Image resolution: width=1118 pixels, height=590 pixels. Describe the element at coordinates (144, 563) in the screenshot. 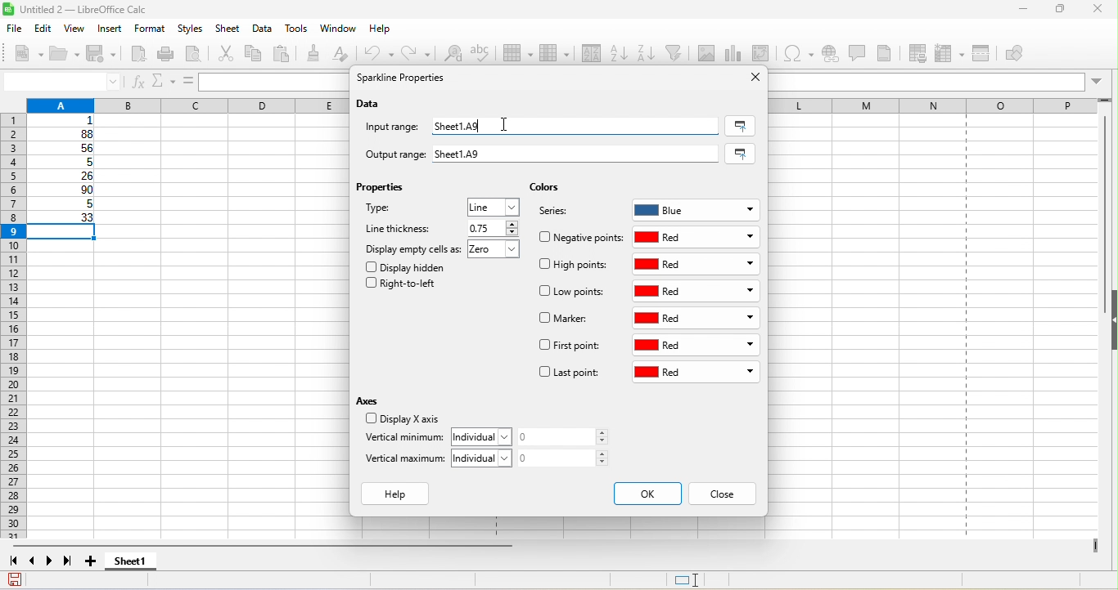

I see `sheet 1` at that location.